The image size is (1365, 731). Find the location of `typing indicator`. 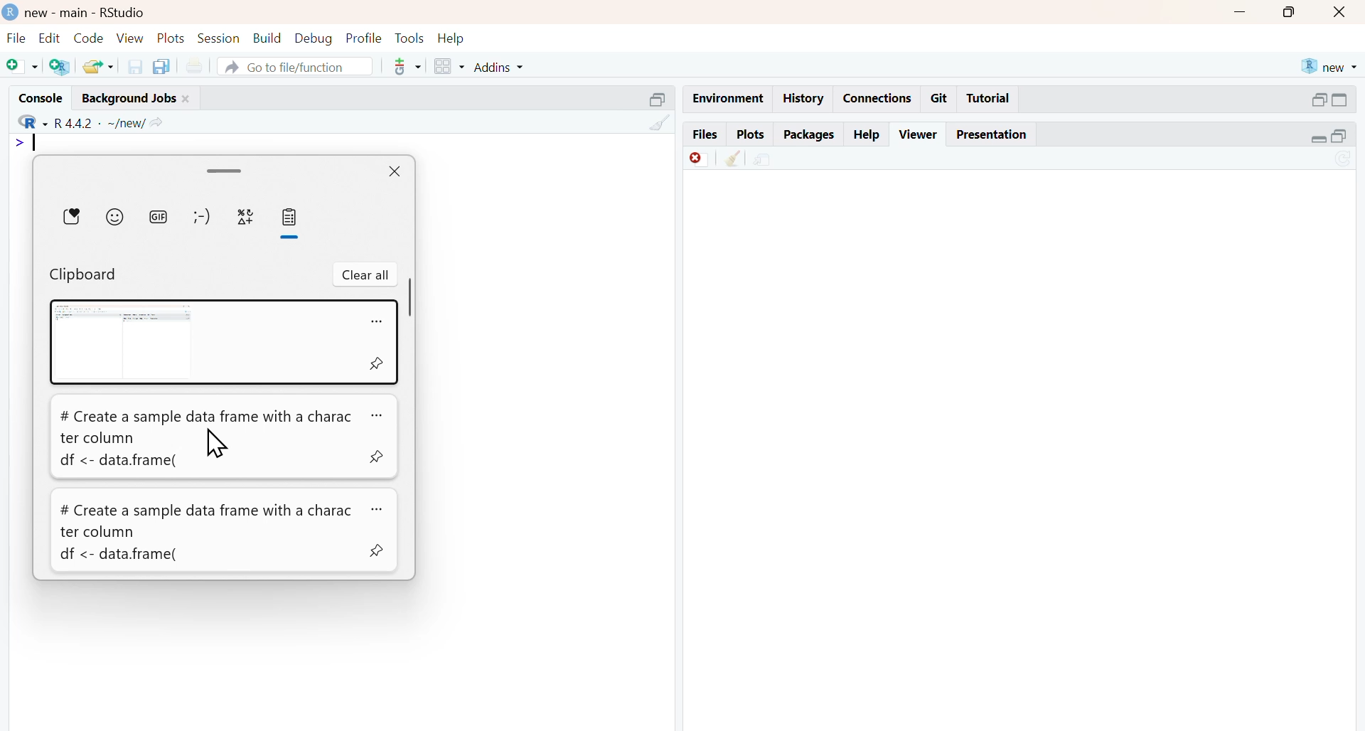

typing indicator is located at coordinates (36, 142).